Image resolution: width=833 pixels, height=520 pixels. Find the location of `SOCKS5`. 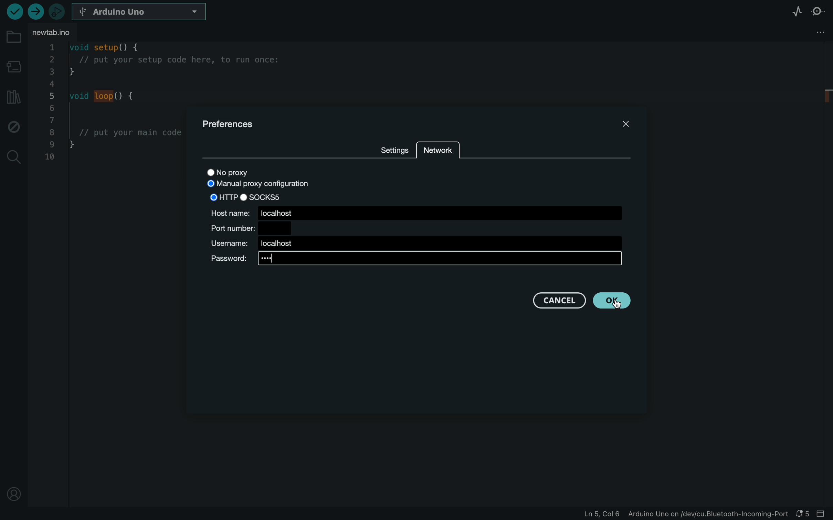

SOCKS5 is located at coordinates (263, 197).